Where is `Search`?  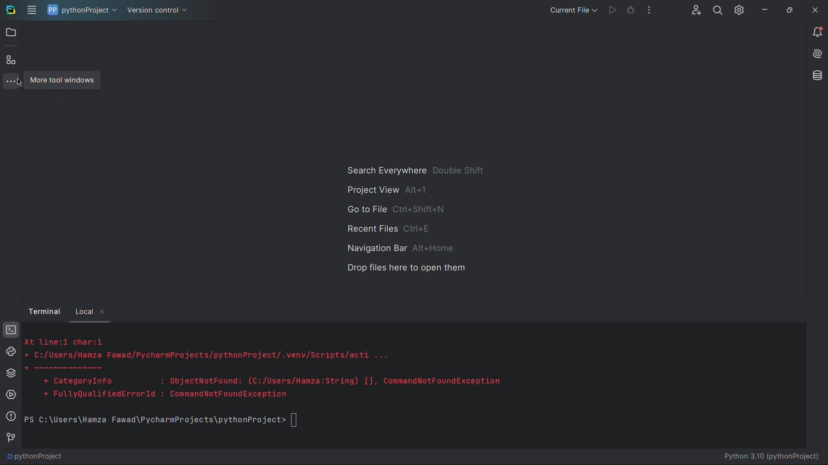
Search is located at coordinates (718, 10).